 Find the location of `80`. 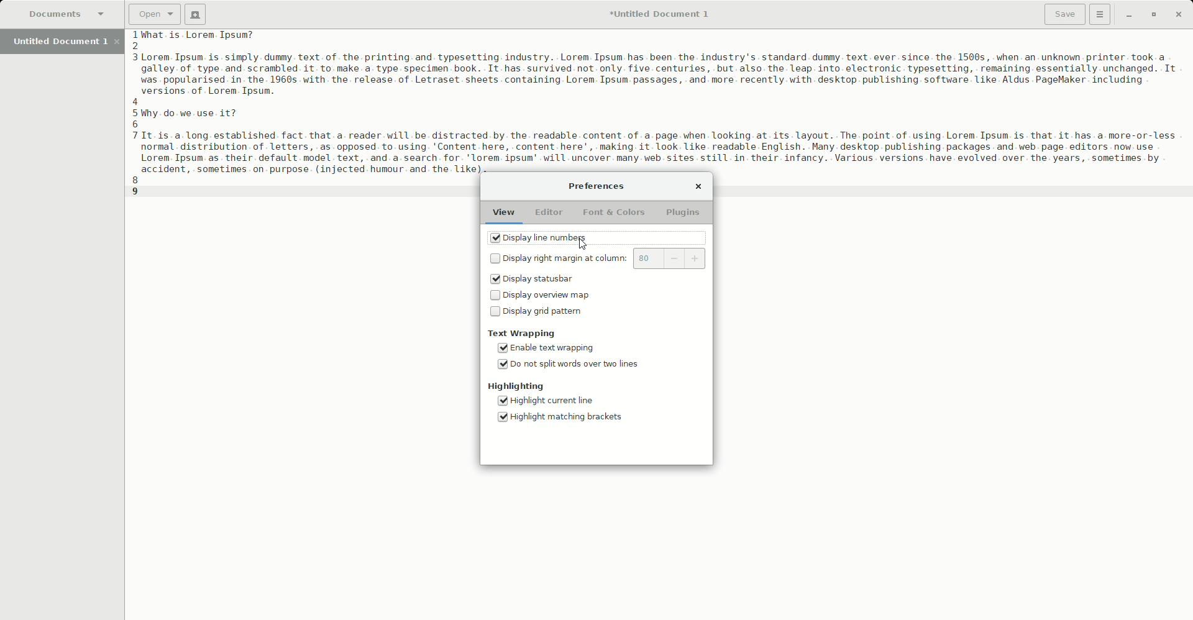

80 is located at coordinates (671, 259).